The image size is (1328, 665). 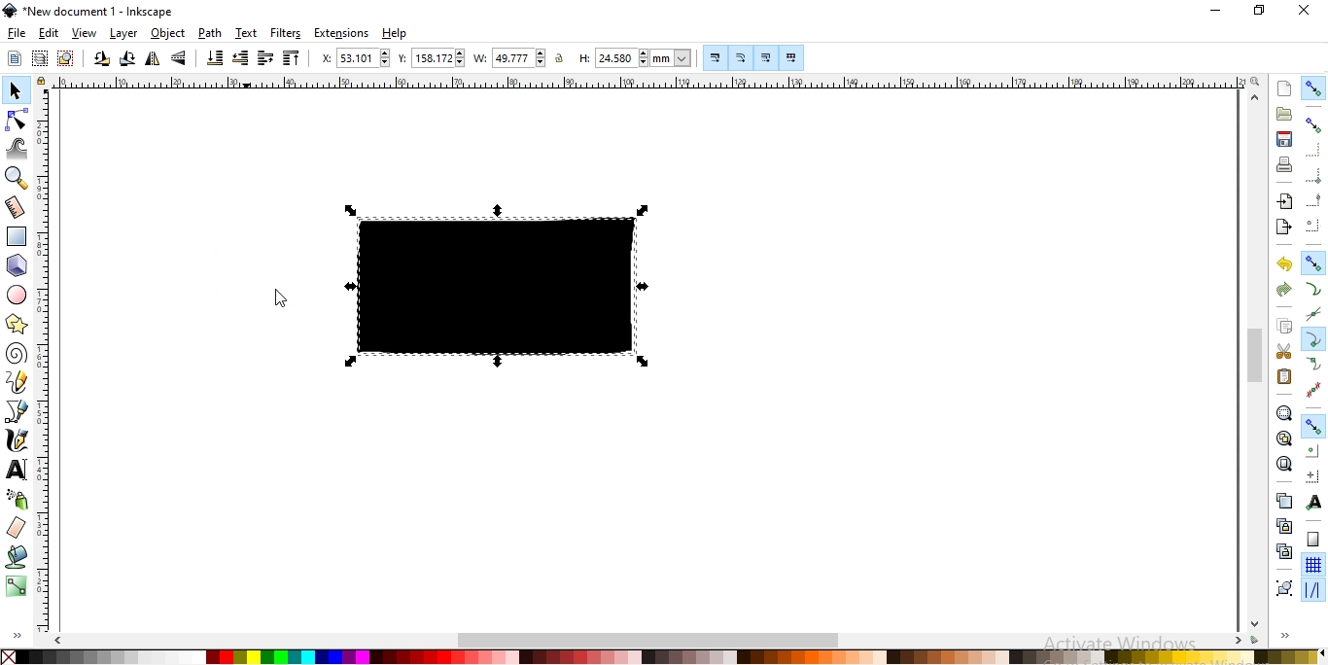 I want to click on snap centers ofbounding boxes, so click(x=1314, y=224).